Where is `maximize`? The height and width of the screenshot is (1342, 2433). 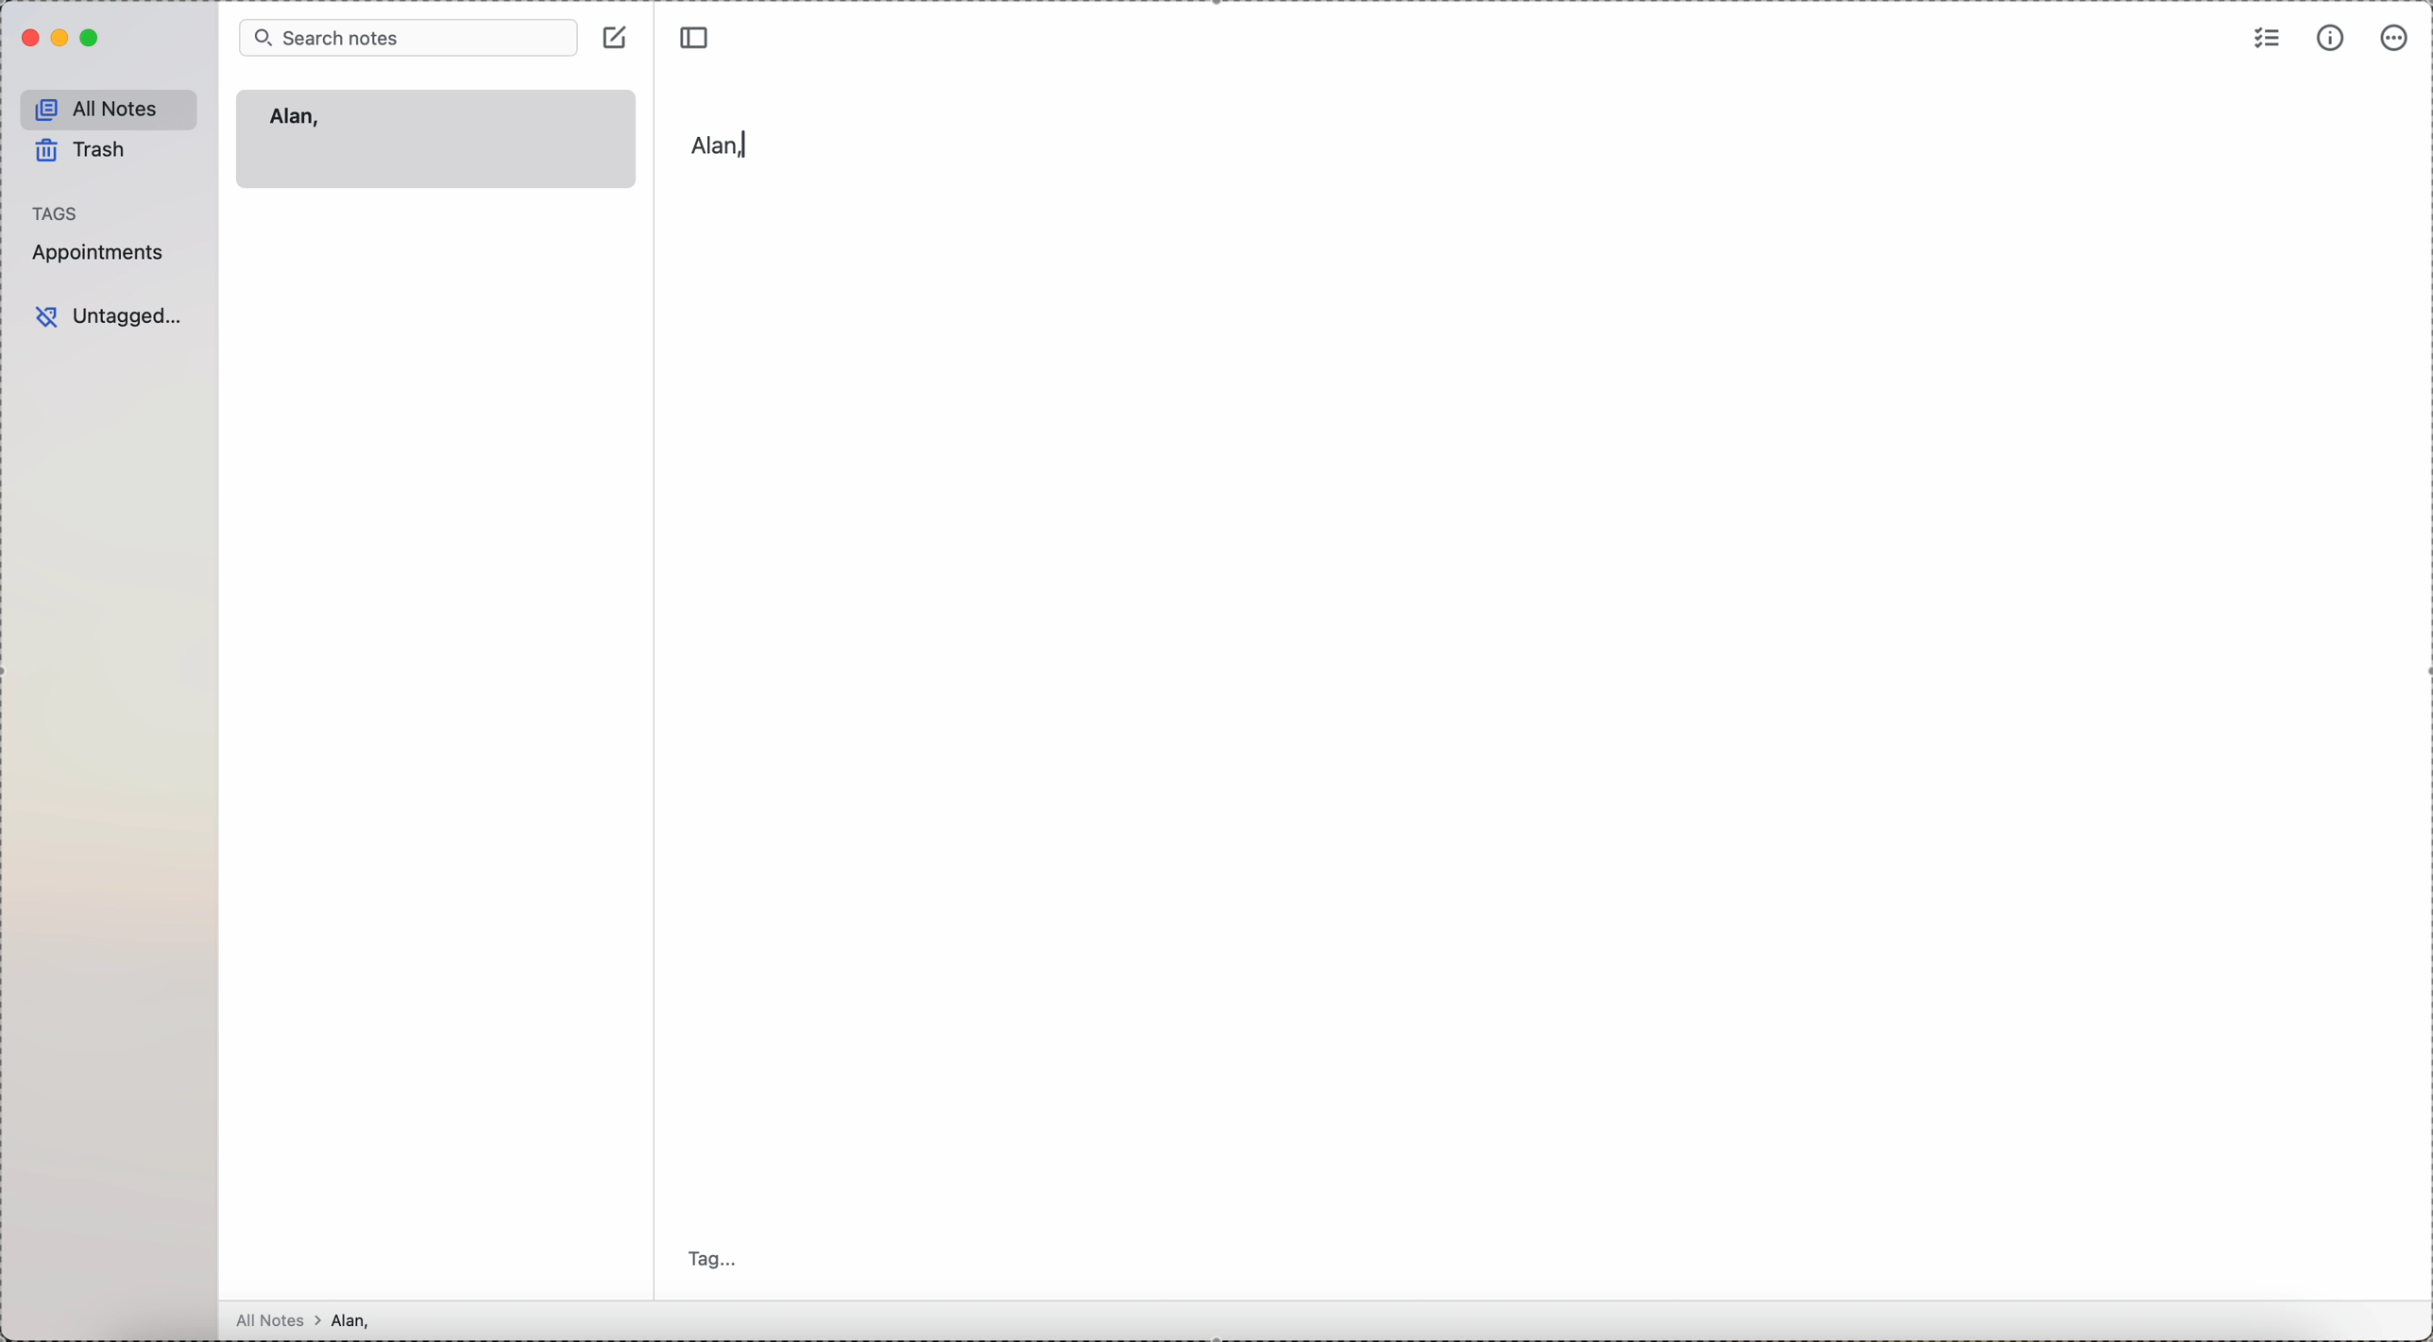 maximize is located at coordinates (93, 39).